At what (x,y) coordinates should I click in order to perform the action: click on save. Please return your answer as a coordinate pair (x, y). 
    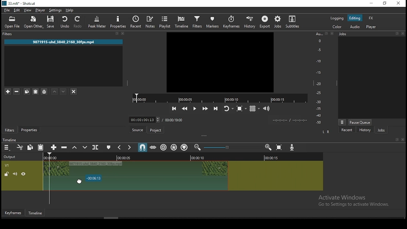
    Looking at the image, I should click on (52, 22).